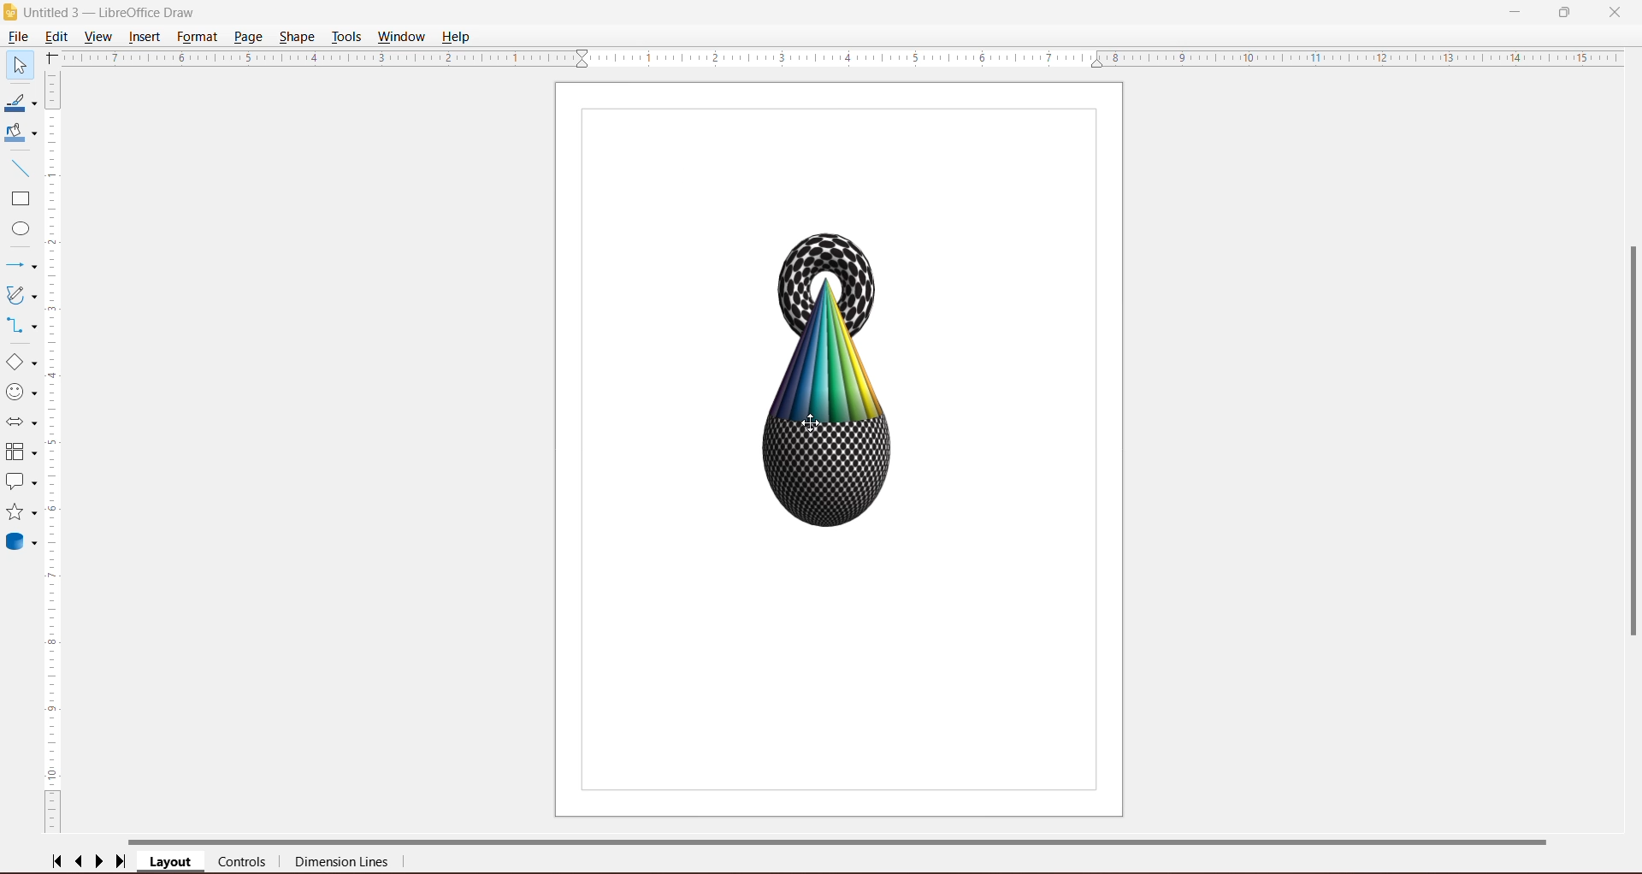  Describe the element at coordinates (21, 362) in the screenshot. I see `Basic Shapes` at that location.